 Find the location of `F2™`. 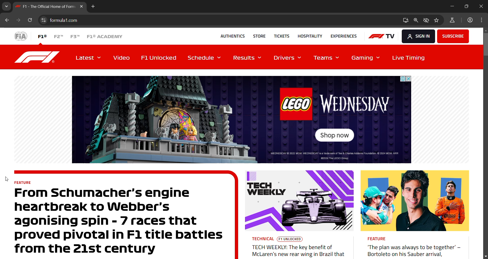

F2™ is located at coordinates (58, 36).